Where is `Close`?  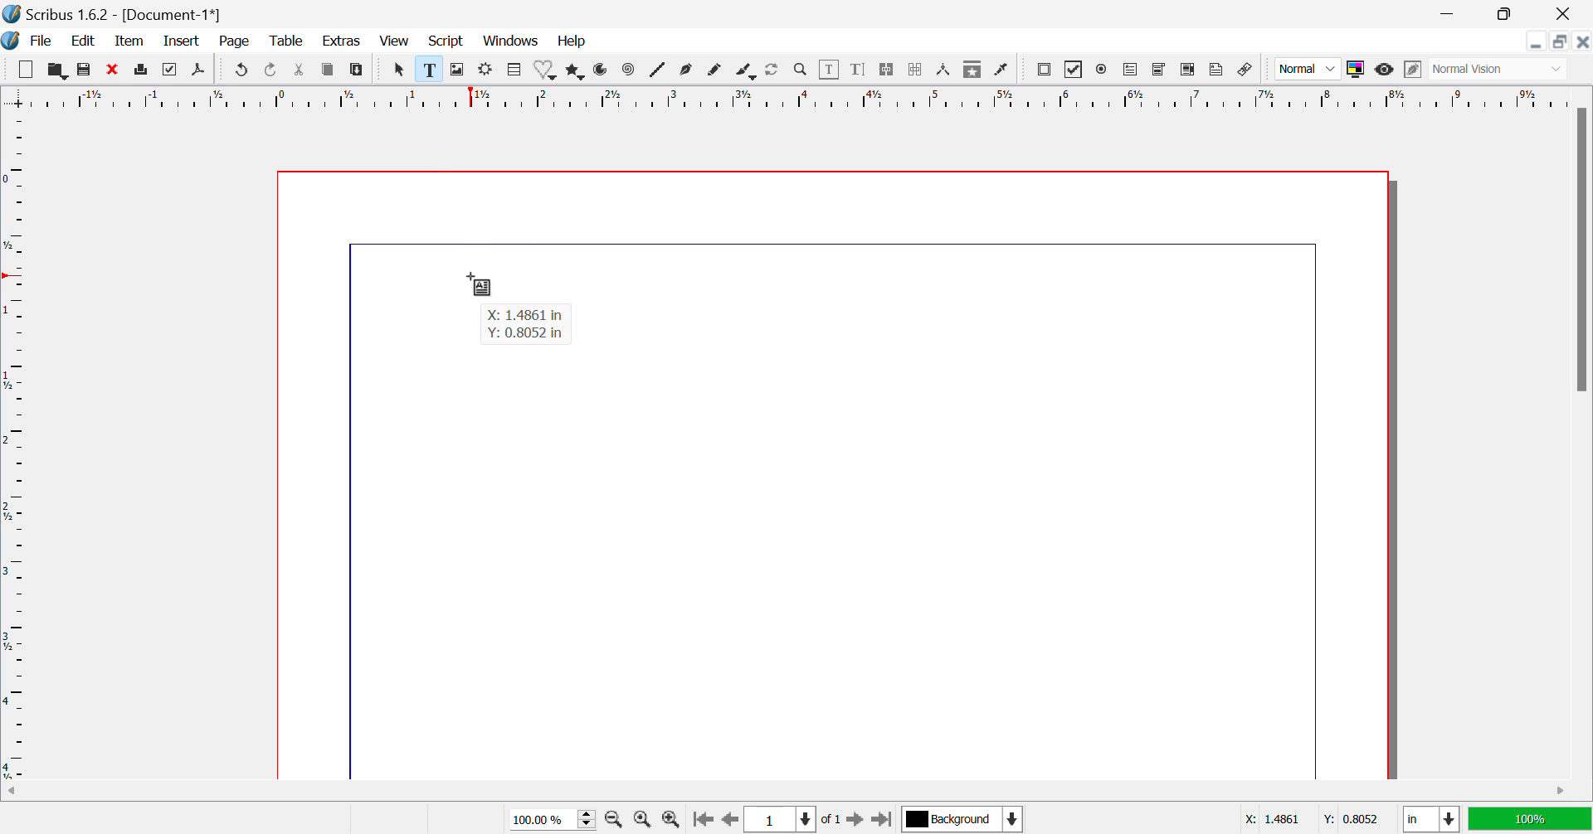
Close is located at coordinates (1583, 42).